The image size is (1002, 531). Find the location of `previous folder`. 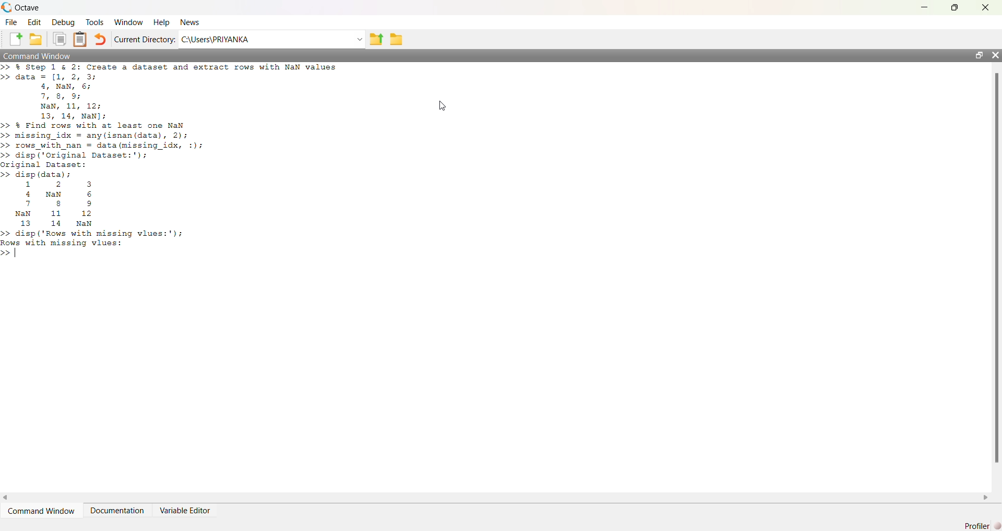

previous folder is located at coordinates (376, 40).